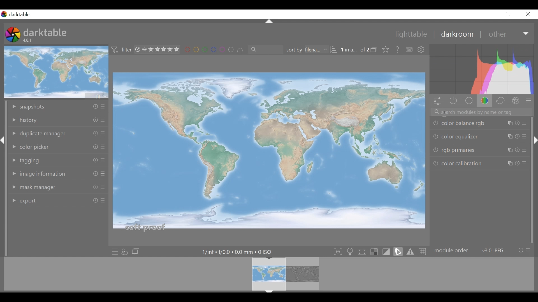  I want to click on history, so click(58, 120).